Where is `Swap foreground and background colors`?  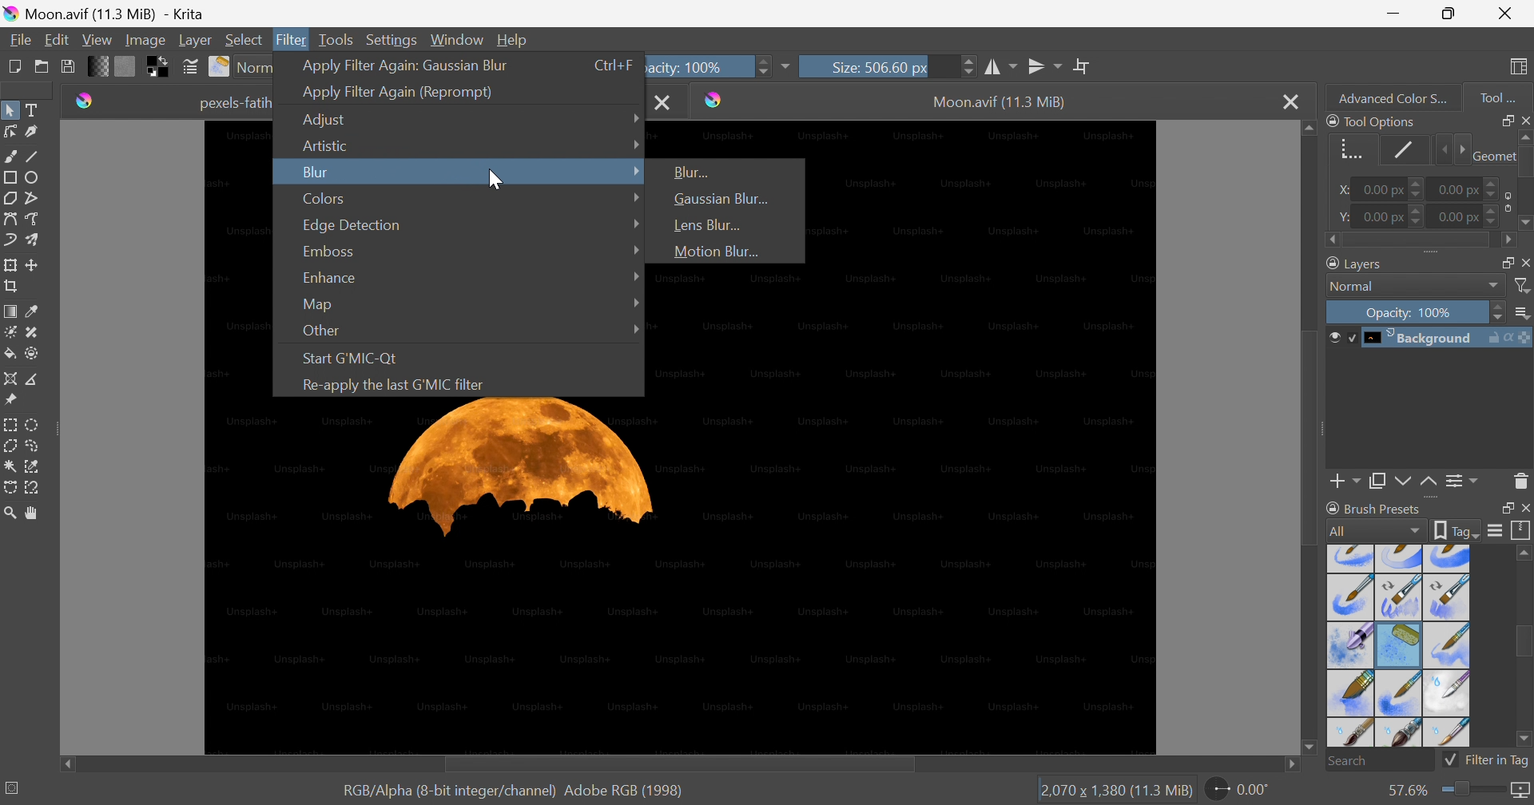 Swap foreground and background colors is located at coordinates (161, 67).